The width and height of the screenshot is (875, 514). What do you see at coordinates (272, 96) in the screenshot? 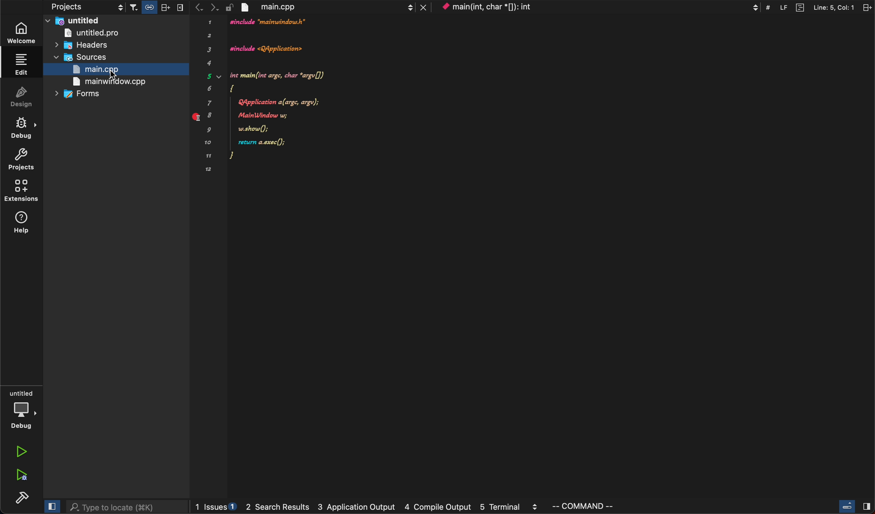
I see `code` at bounding box center [272, 96].